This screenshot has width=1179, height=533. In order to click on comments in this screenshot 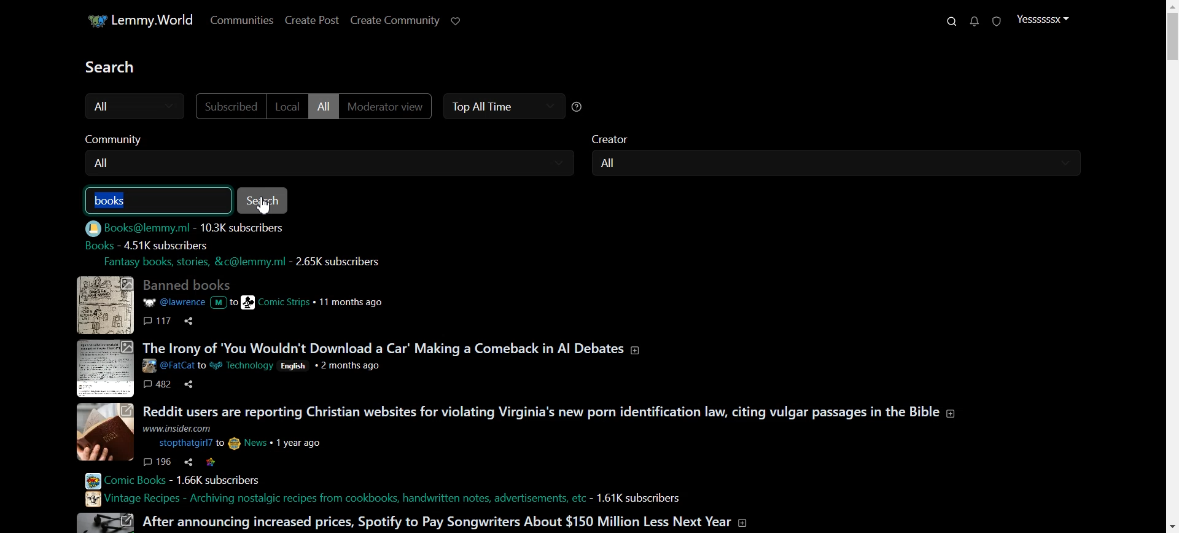, I will do `click(160, 321)`.